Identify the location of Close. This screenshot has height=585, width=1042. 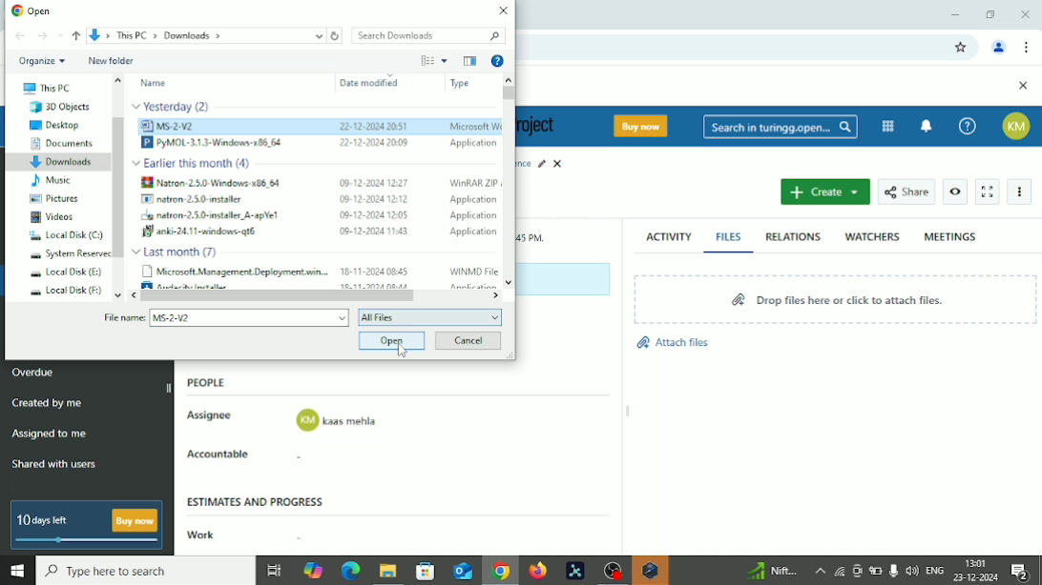
(1025, 15).